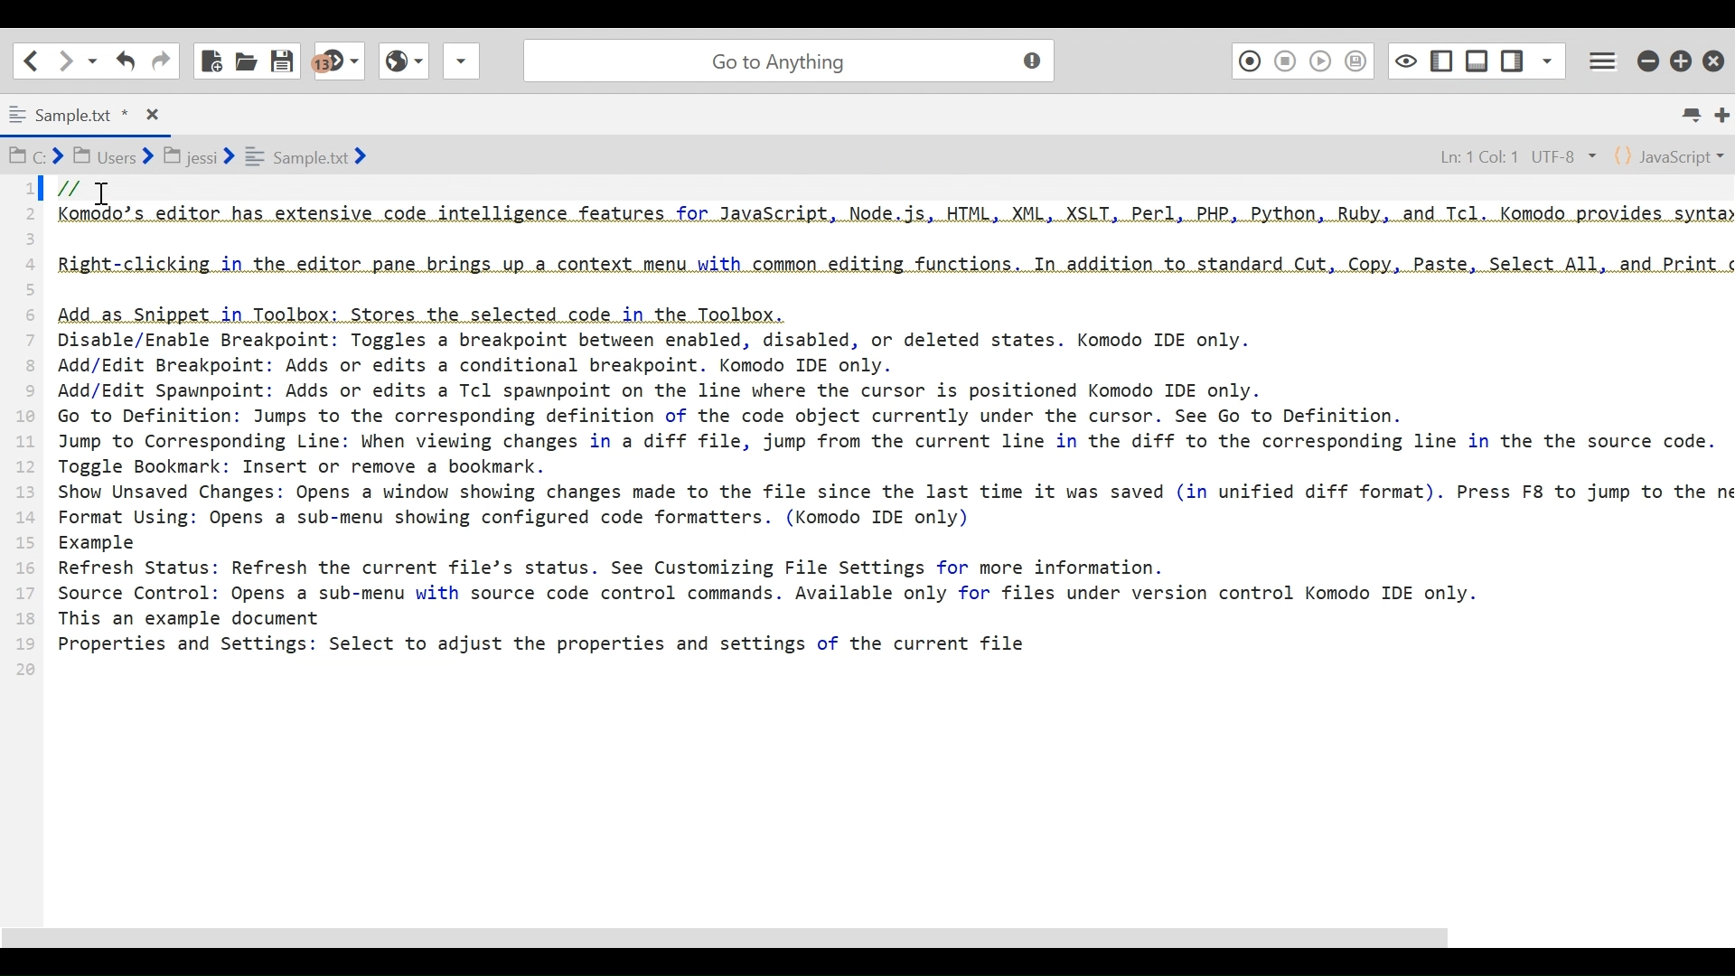  I want to click on Save File, so click(285, 59).